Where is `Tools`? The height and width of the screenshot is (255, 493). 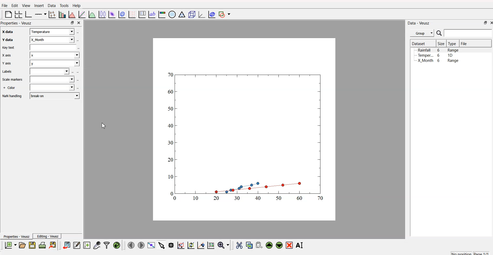
Tools is located at coordinates (64, 5).